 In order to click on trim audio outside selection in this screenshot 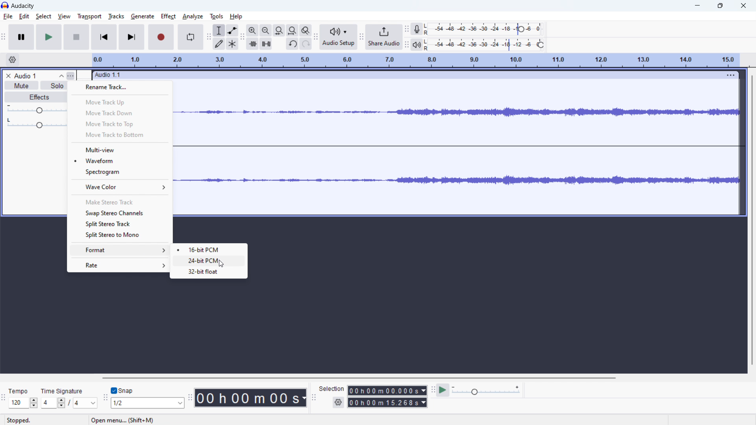, I will do `click(252, 43)`.